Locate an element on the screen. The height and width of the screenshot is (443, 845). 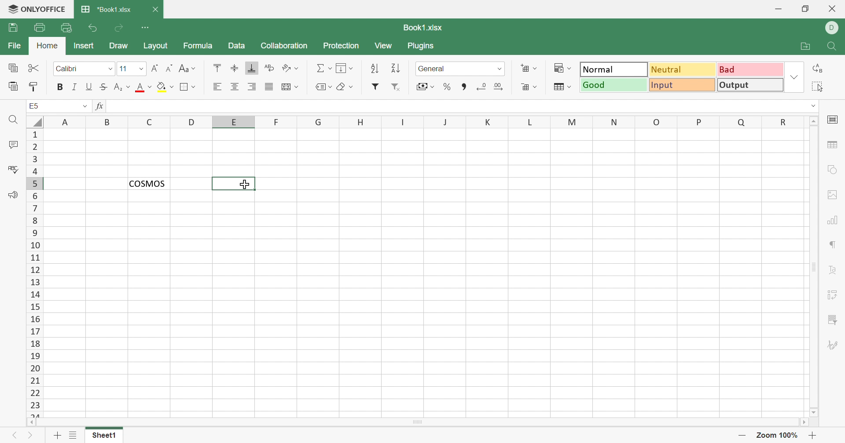
Close is located at coordinates (154, 9).